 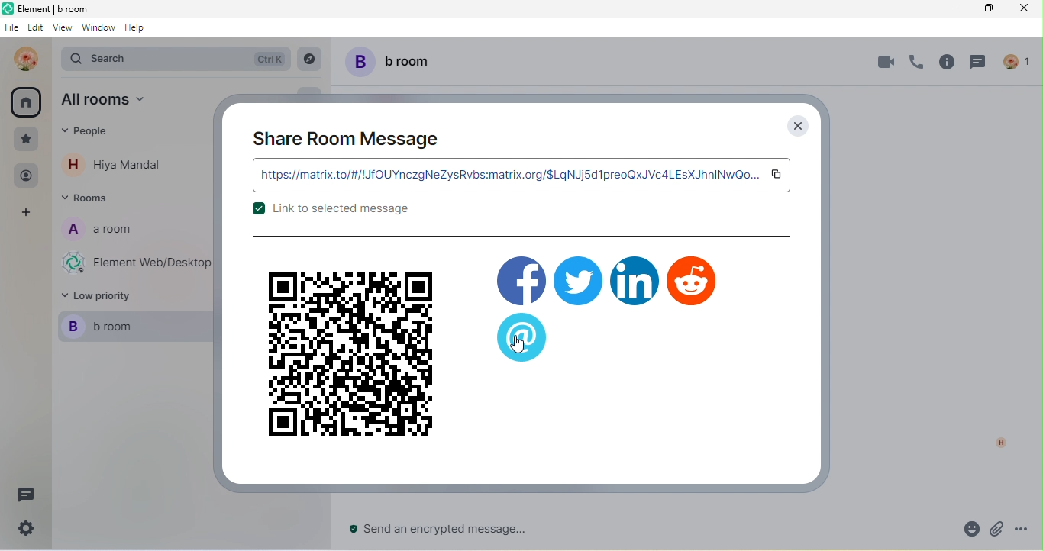 What do you see at coordinates (578, 279) in the screenshot?
I see `twitter` at bounding box center [578, 279].